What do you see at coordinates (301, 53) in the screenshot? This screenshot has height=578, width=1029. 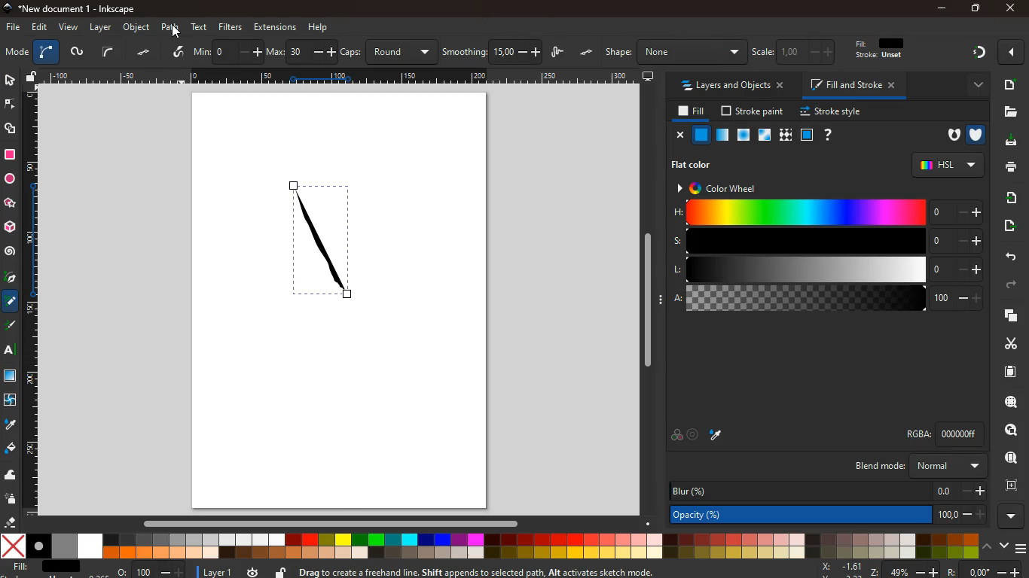 I see `max` at bounding box center [301, 53].